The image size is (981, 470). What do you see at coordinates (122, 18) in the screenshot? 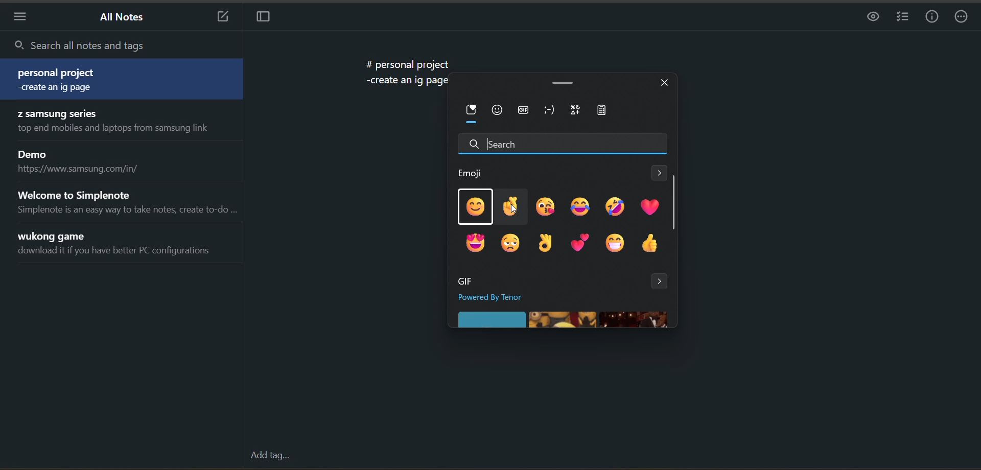
I see `all notes` at bounding box center [122, 18].